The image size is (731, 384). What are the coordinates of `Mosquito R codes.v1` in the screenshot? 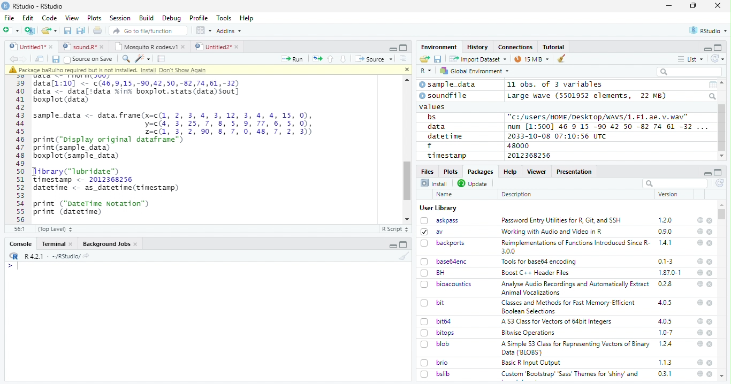 It's located at (149, 47).